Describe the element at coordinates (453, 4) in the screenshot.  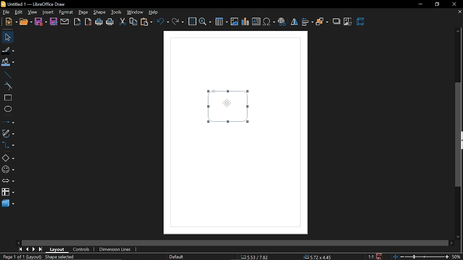
I see `close` at that location.